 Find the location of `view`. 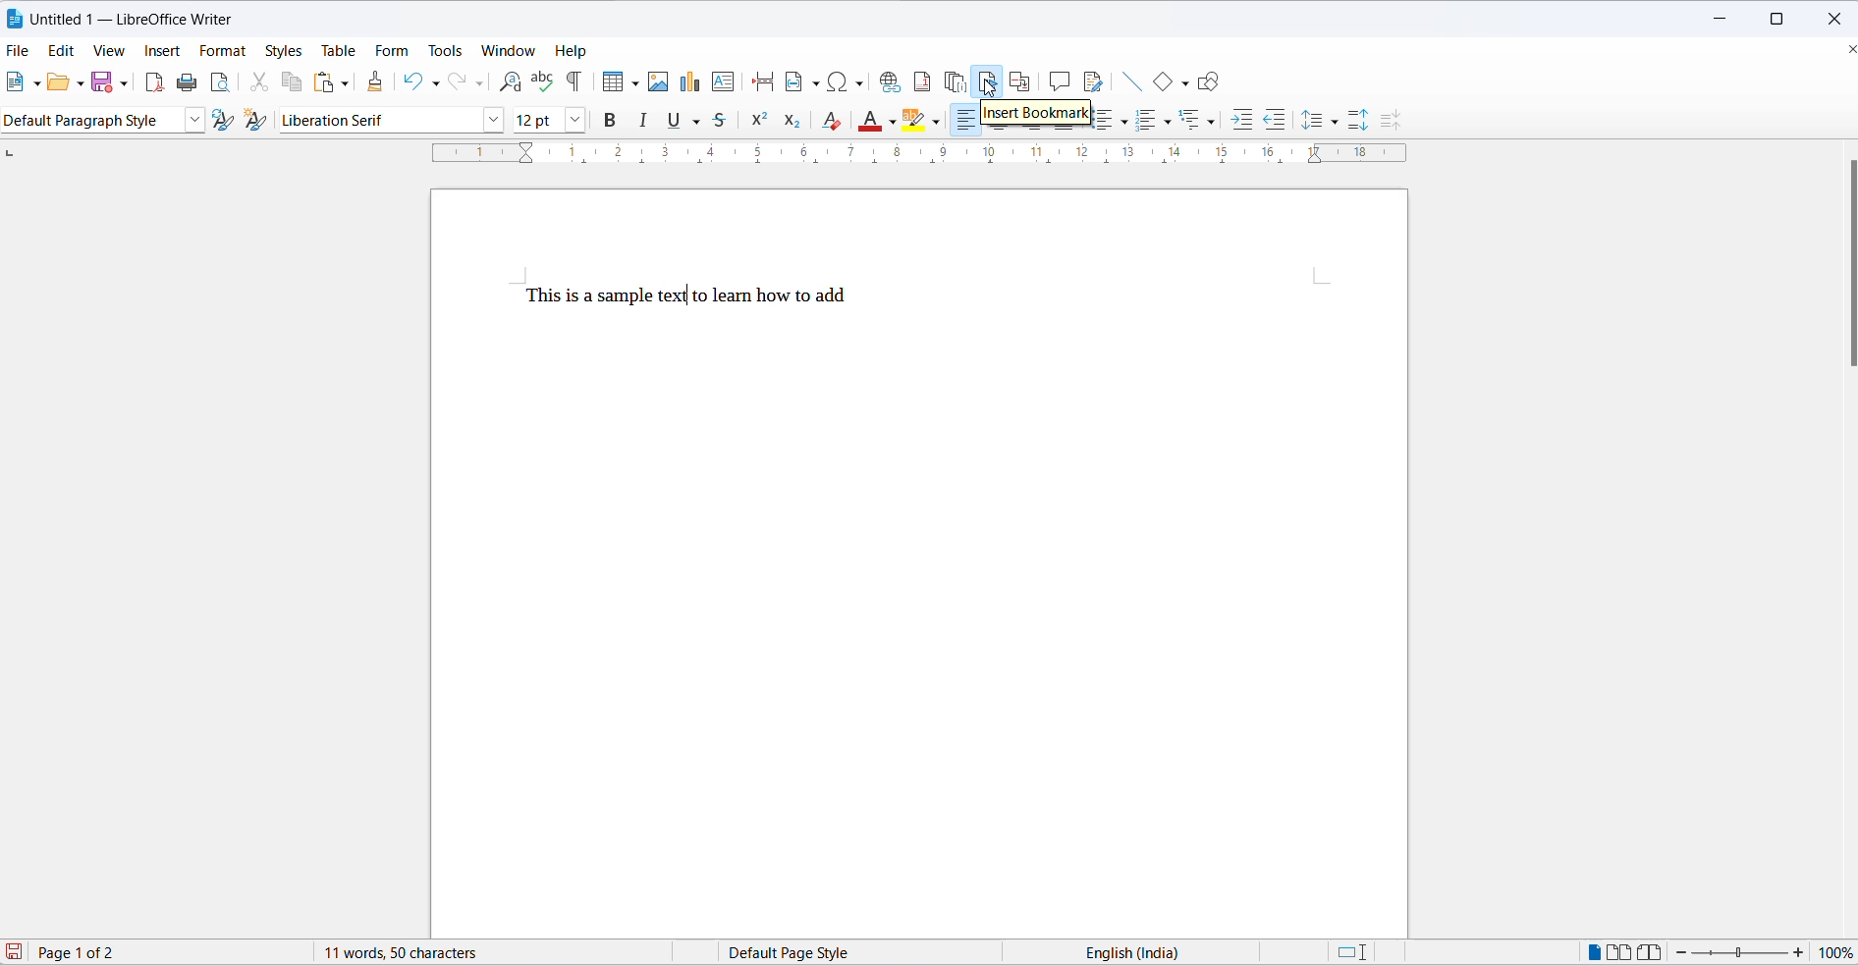

view is located at coordinates (112, 52).